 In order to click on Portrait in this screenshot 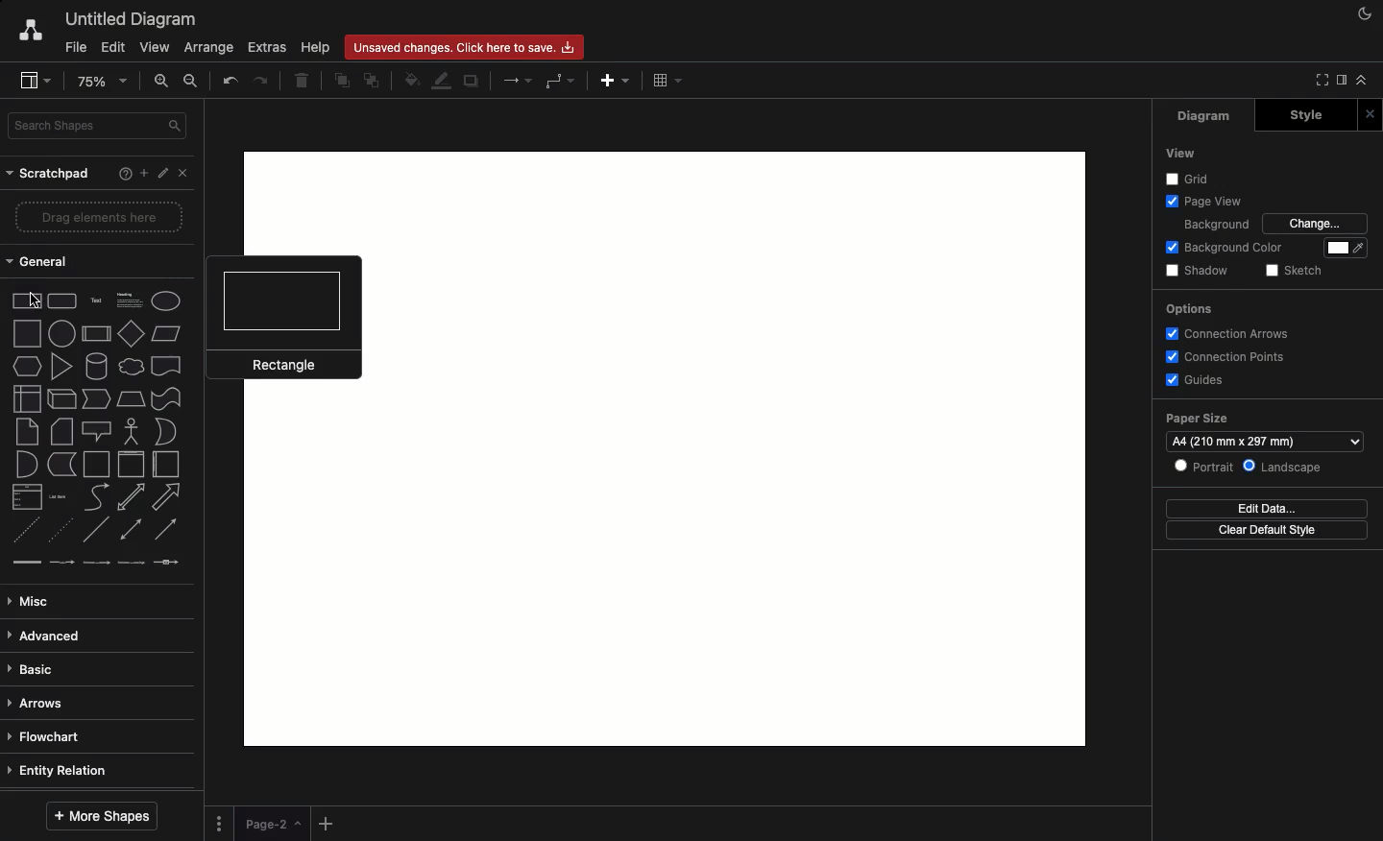, I will do `click(1204, 468)`.